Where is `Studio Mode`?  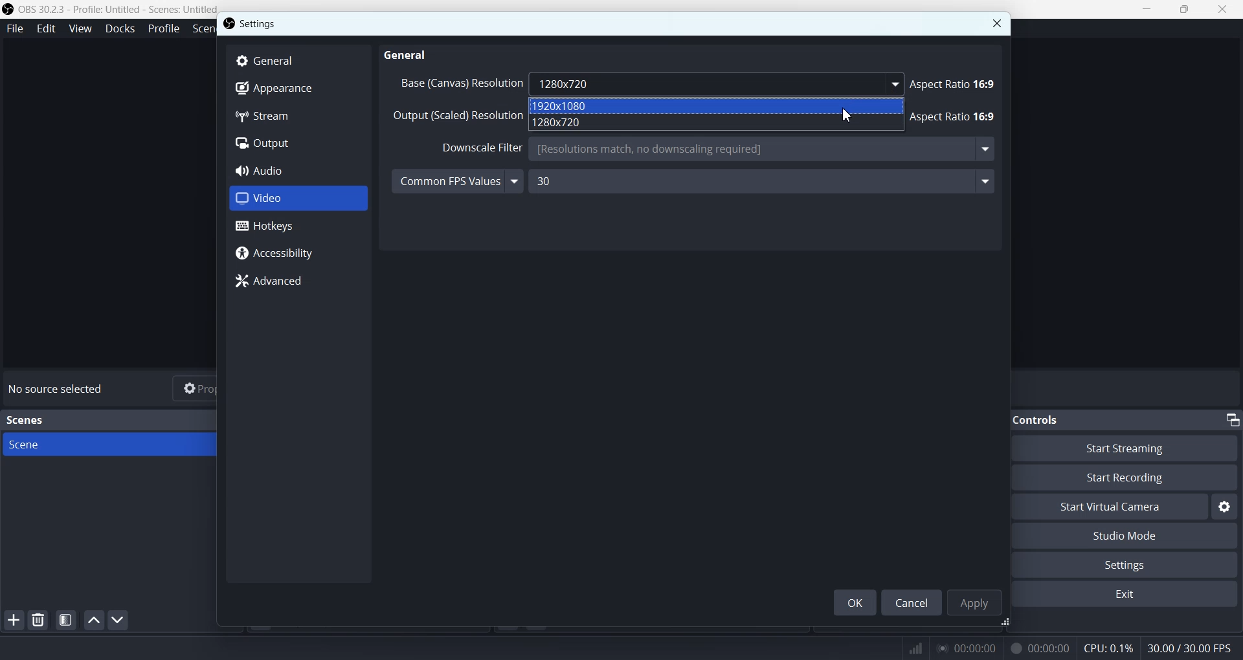
Studio Mode is located at coordinates (1132, 536).